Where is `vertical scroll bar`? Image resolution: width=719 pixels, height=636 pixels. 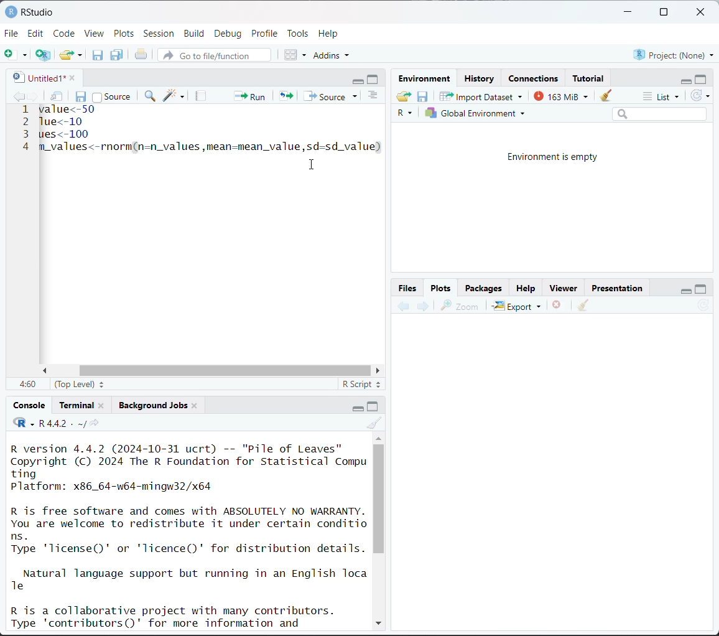
vertical scroll bar is located at coordinates (379, 498).